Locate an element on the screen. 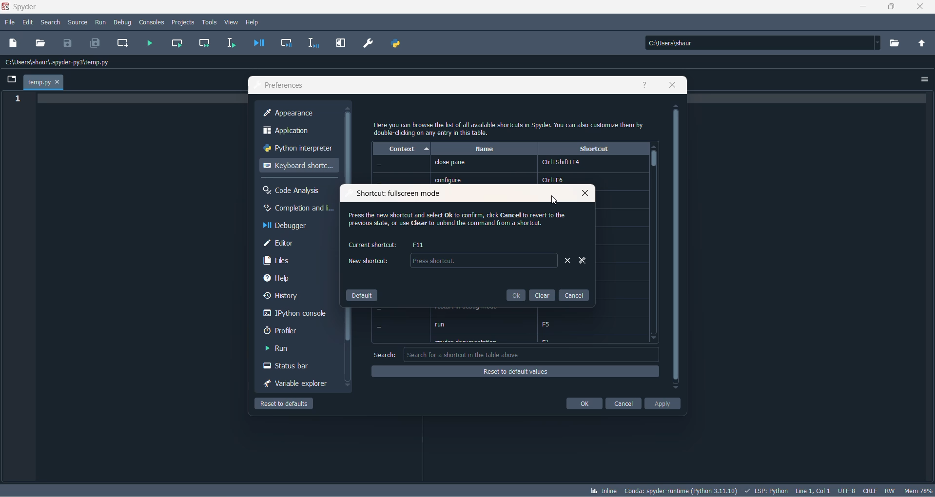  save is located at coordinates (68, 42).